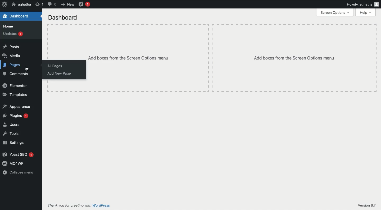  I want to click on Add boxes from the Screen options menu, so click(231, 58).